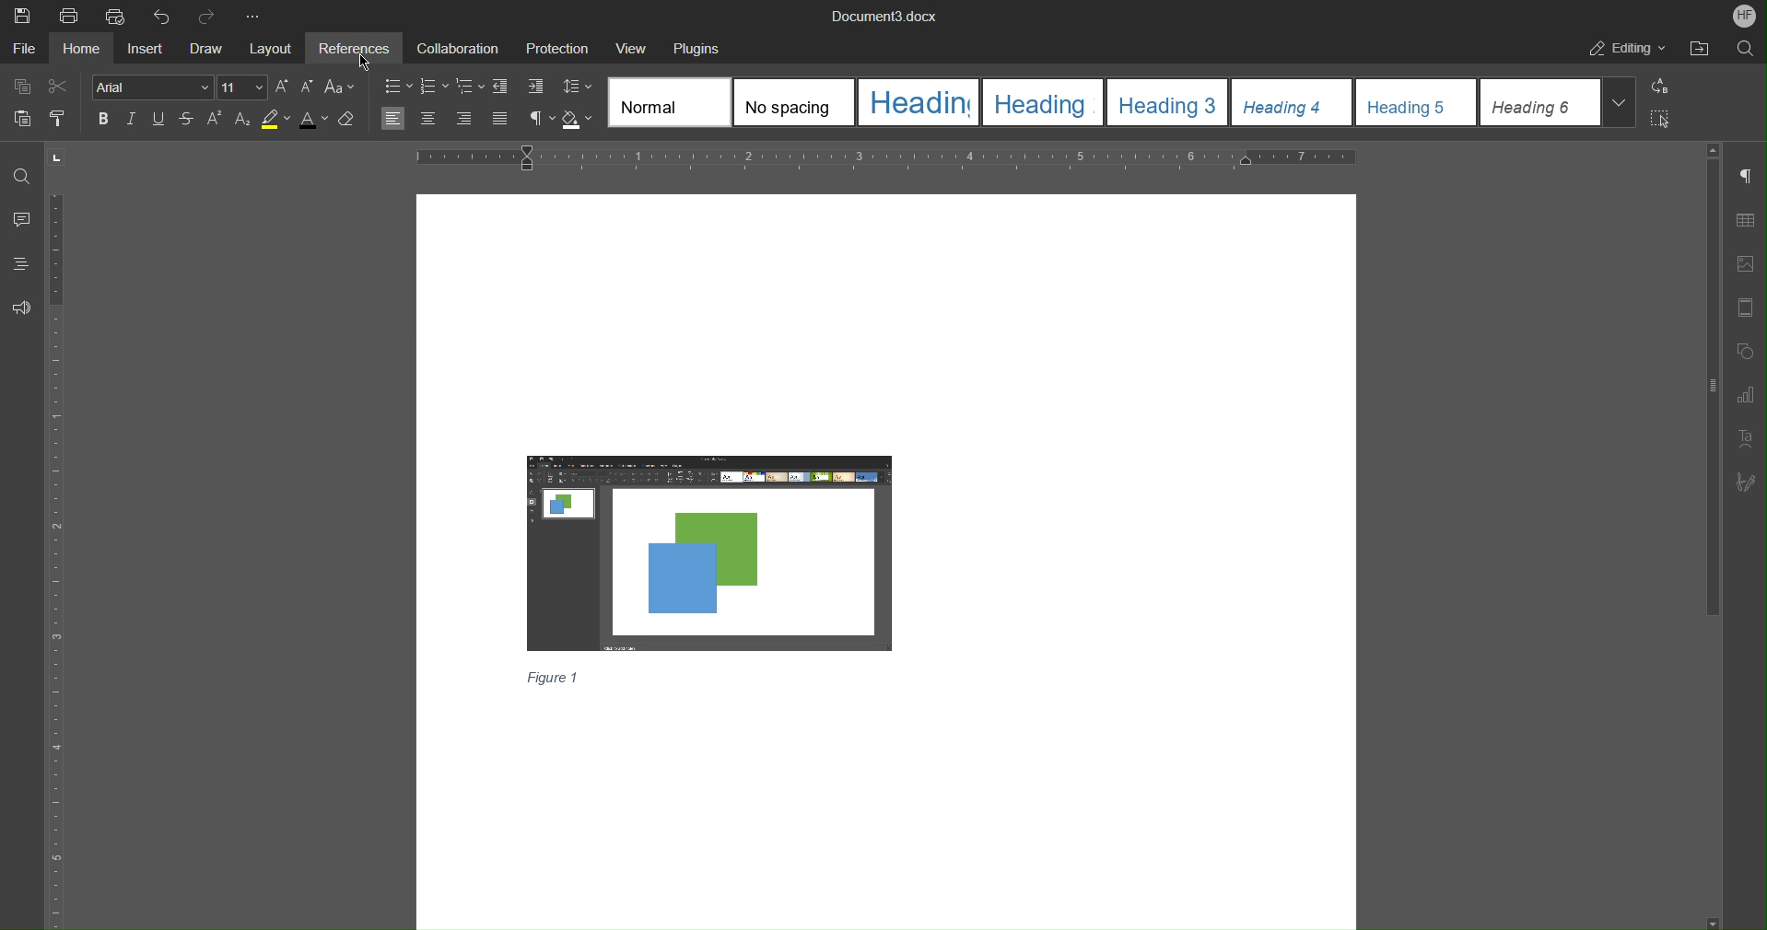 Image resolution: width=1767 pixels, height=930 pixels. What do you see at coordinates (186, 118) in the screenshot?
I see `Strikethrough` at bounding box center [186, 118].